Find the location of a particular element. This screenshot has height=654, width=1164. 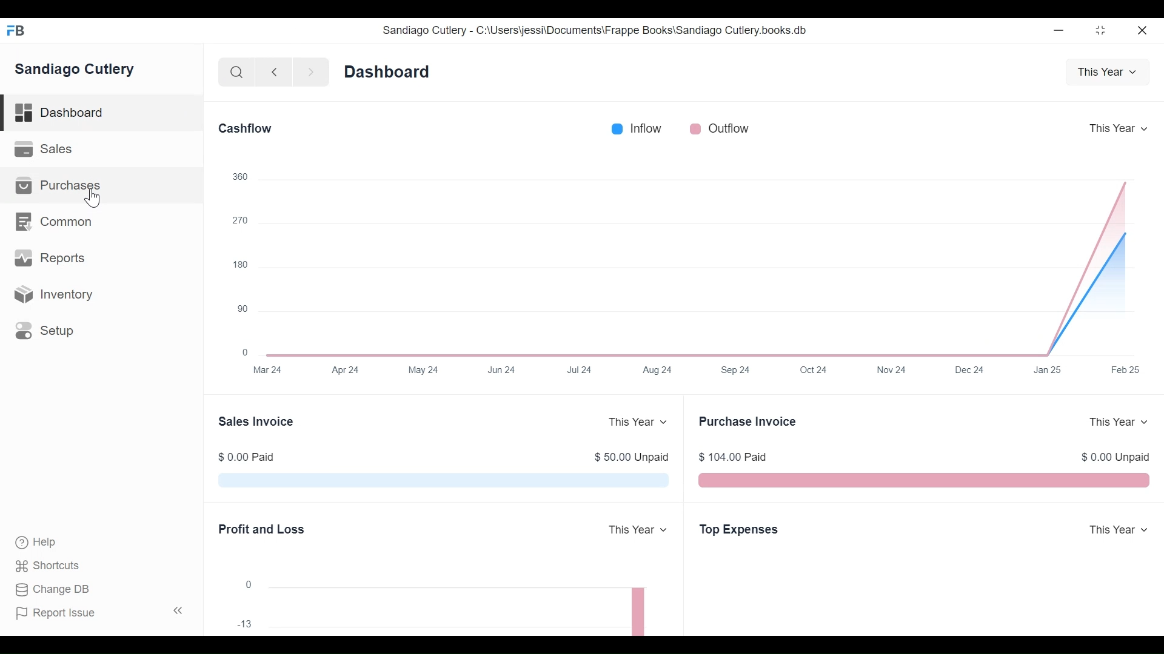

This Year is located at coordinates (1104, 73).